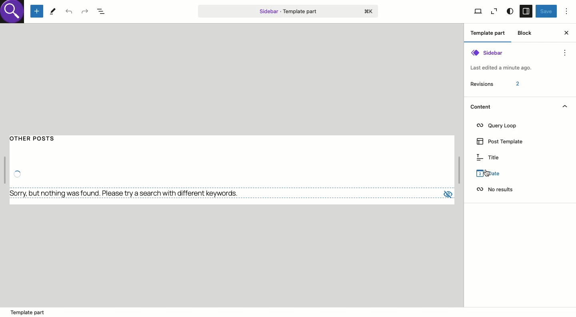  I want to click on Other posts, so click(40, 142).